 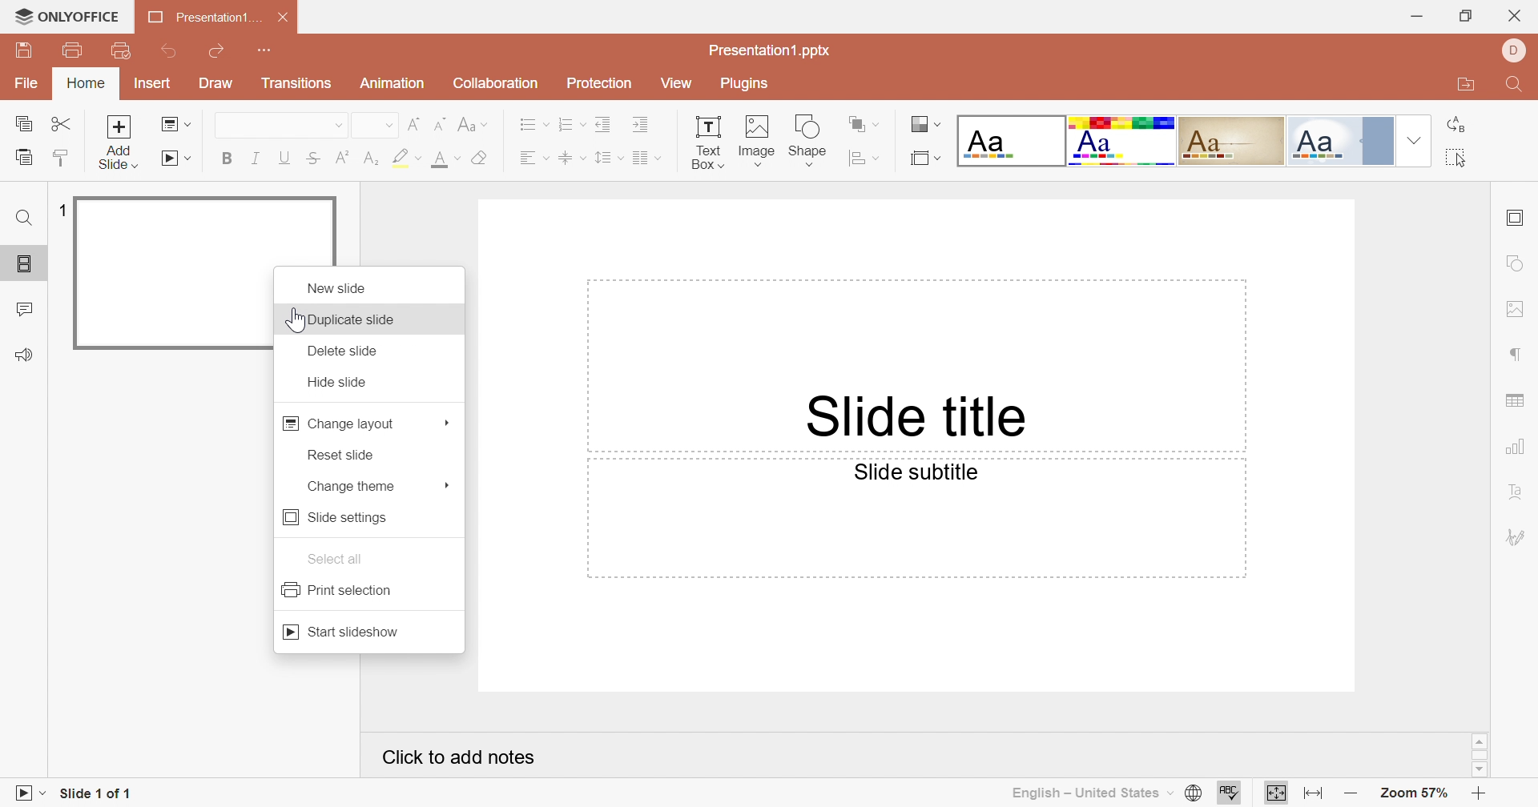 What do you see at coordinates (1233, 792) in the screenshot?
I see `Spell Checking` at bounding box center [1233, 792].